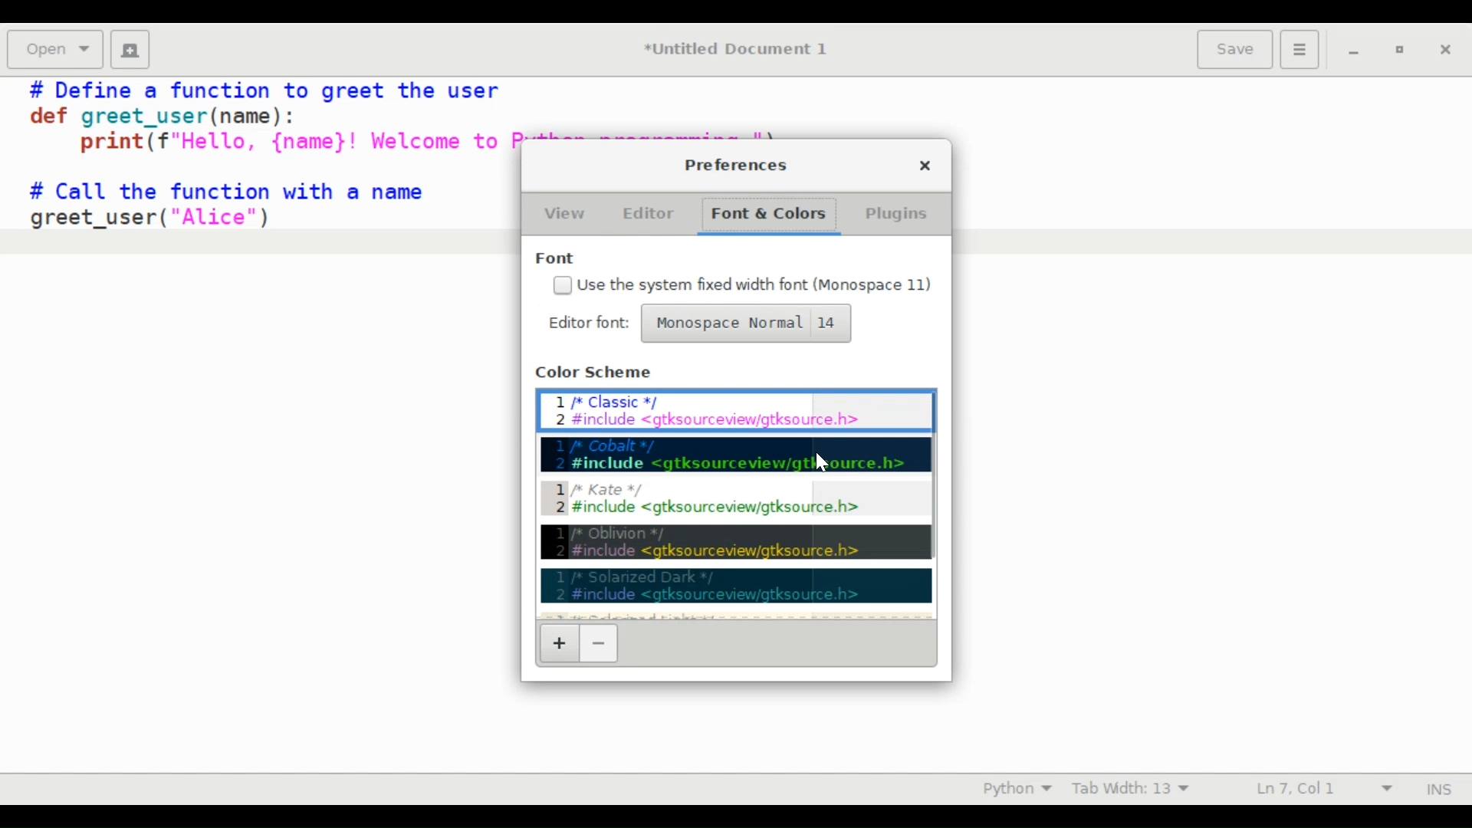  What do you see at coordinates (598, 373) in the screenshot?
I see `Color Scheme ` at bounding box center [598, 373].